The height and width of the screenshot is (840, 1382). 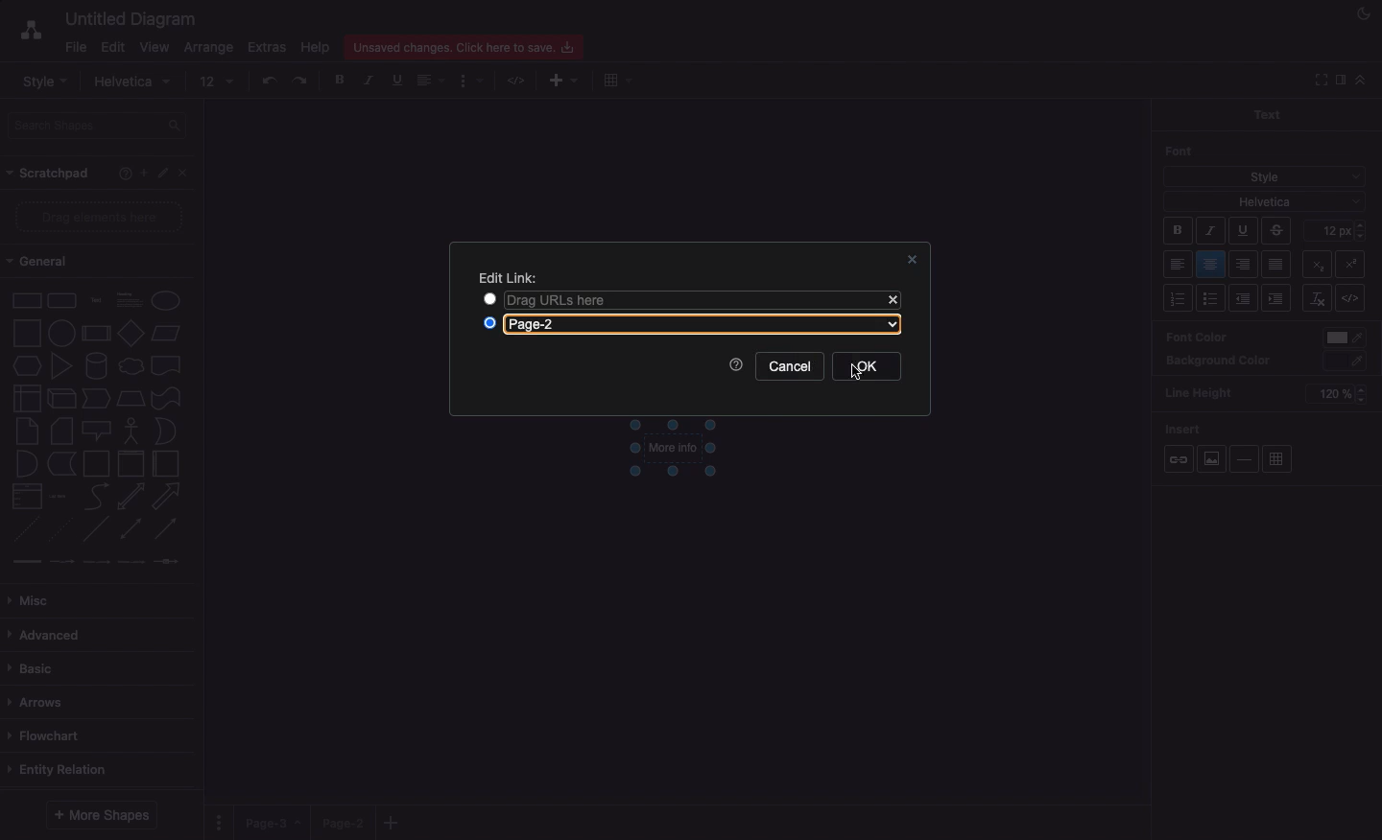 I want to click on Checkbox, so click(x=491, y=324).